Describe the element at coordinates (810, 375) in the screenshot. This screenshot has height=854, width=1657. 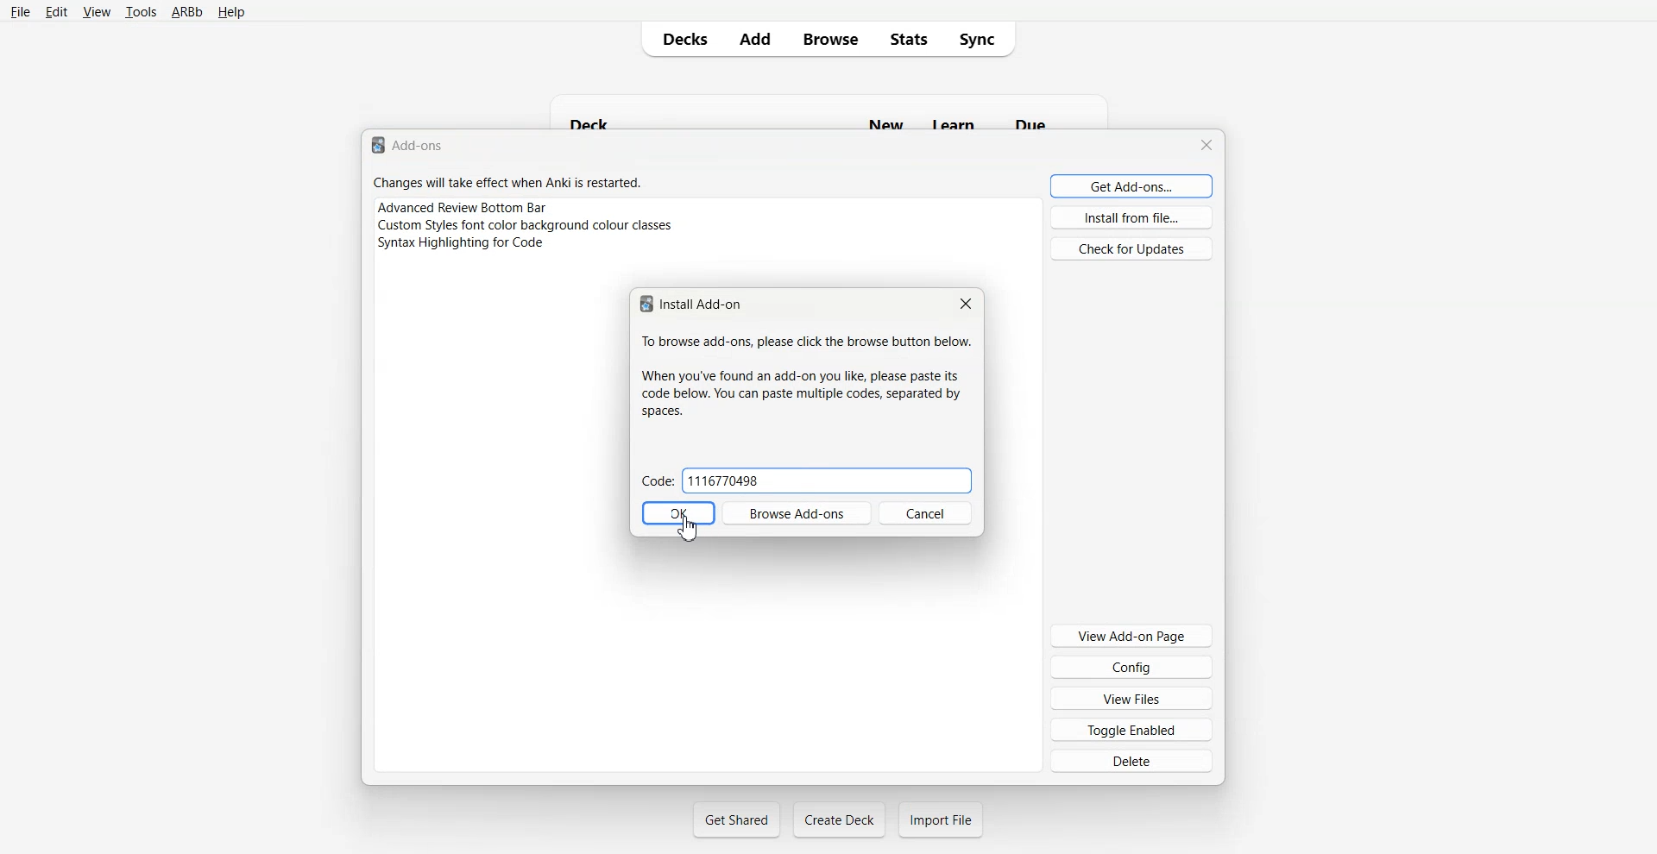
I see `To browse add-ons, please click the browse button below.
When you've found an add-on you like, please paste its
code below. You can paste multiple codes, separated by
spaces.` at that location.